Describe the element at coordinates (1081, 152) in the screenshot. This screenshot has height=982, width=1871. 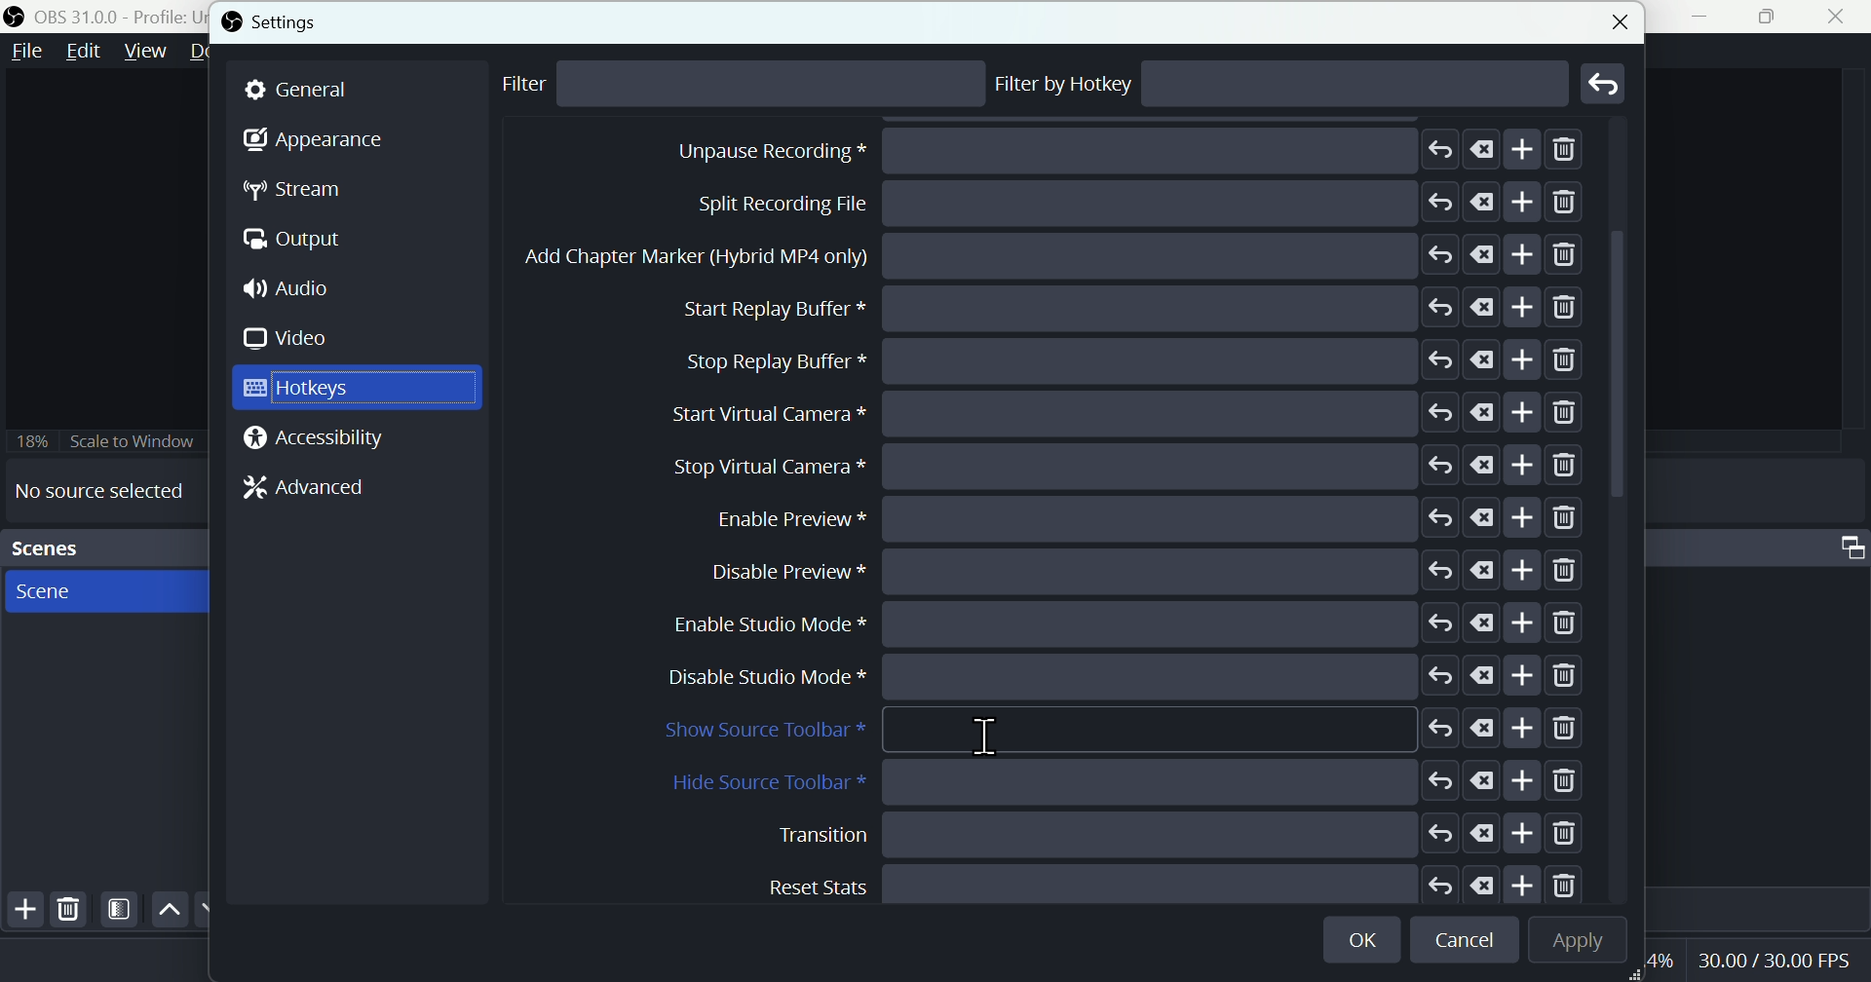
I see `Stop streaming` at that location.